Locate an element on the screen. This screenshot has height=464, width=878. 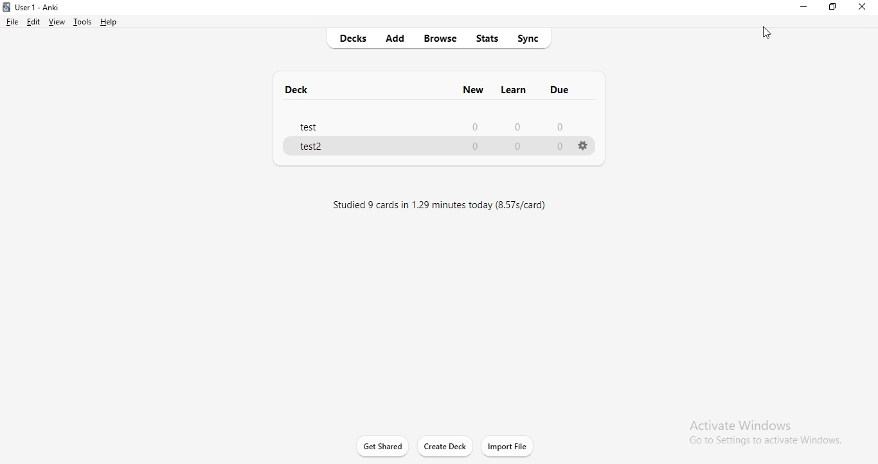
0 is located at coordinates (562, 125).